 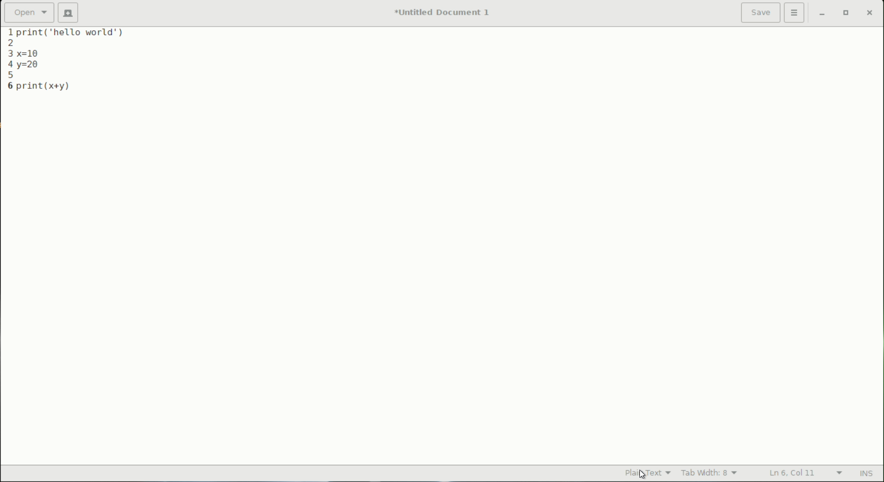 What do you see at coordinates (49, 85) in the screenshot?
I see `print x + z` at bounding box center [49, 85].